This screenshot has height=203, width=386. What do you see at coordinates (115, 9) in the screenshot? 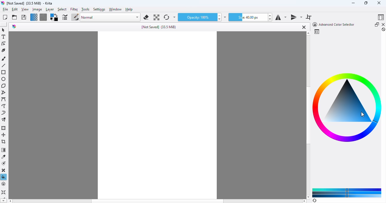
I see `window` at bounding box center [115, 9].